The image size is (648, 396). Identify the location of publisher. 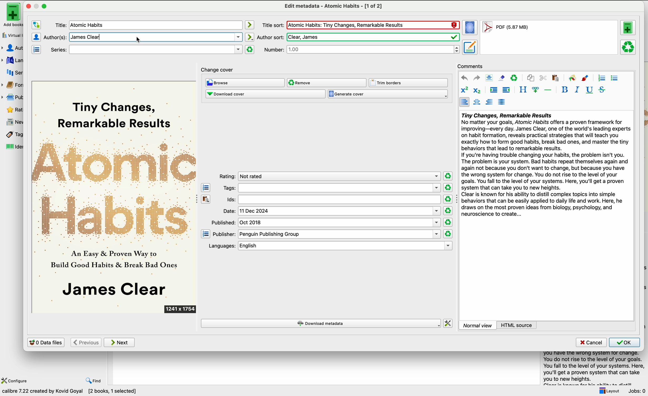
(326, 234).